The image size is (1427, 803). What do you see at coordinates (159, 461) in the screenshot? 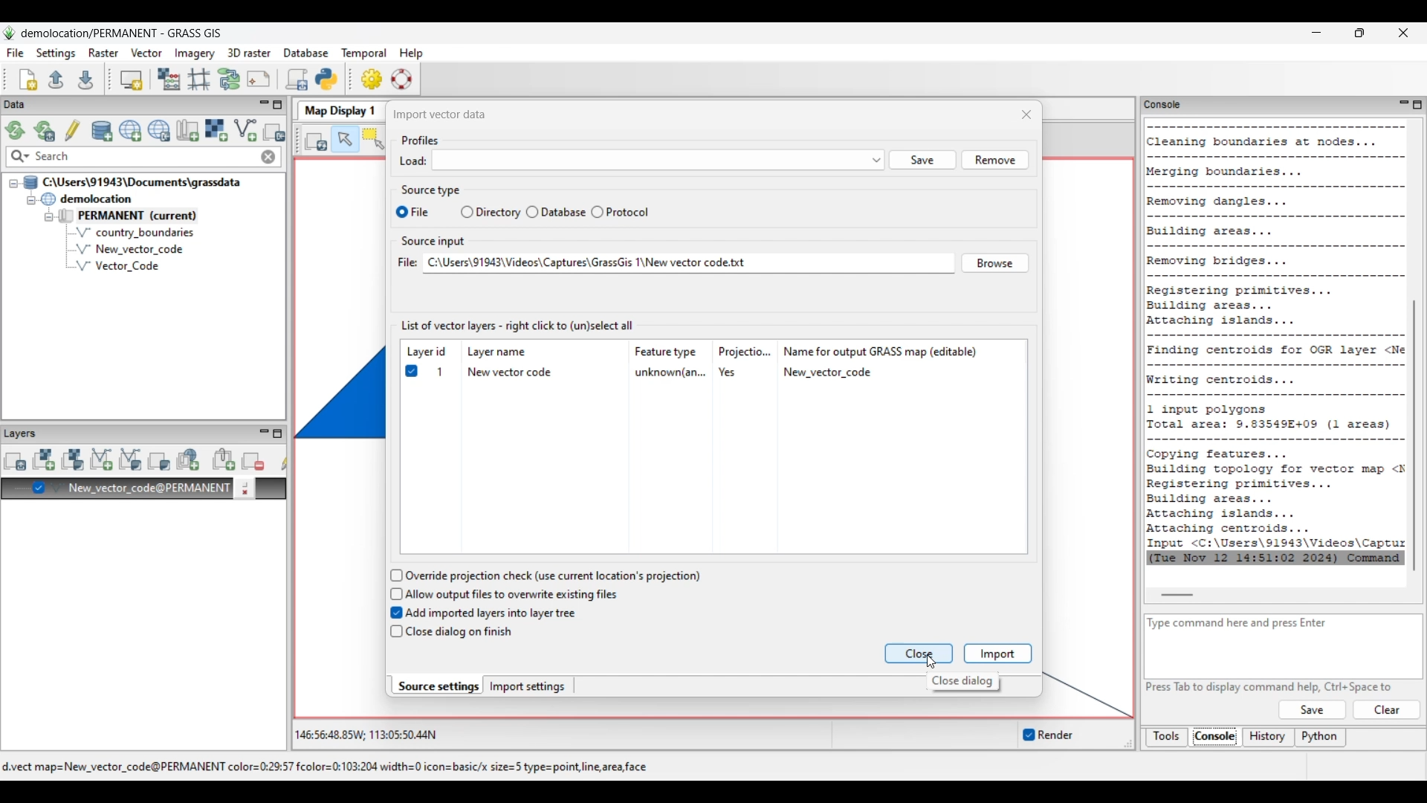
I see `Add various overlays` at bounding box center [159, 461].